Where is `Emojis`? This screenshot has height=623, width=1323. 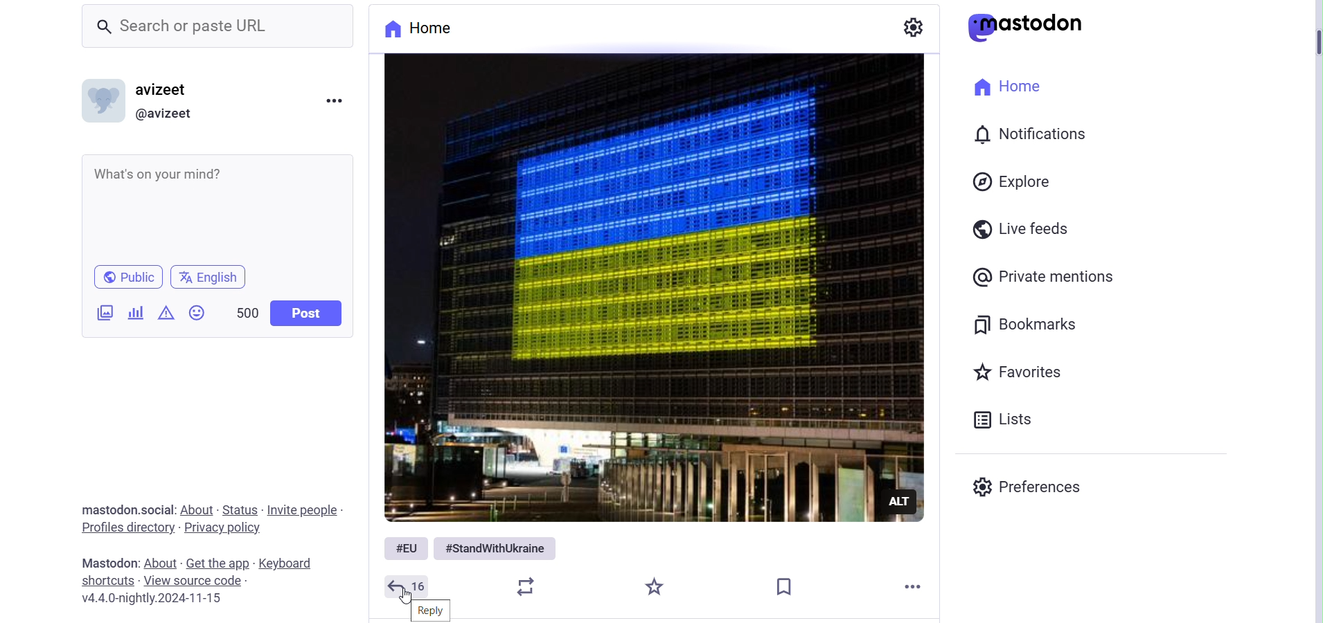
Emojis is located at coordinates (197, 313).